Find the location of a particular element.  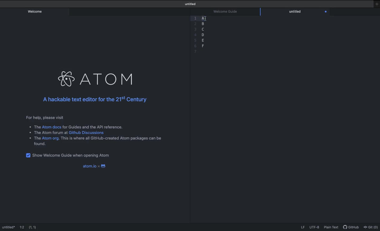

GitHub is located at coordinates (351, 228).